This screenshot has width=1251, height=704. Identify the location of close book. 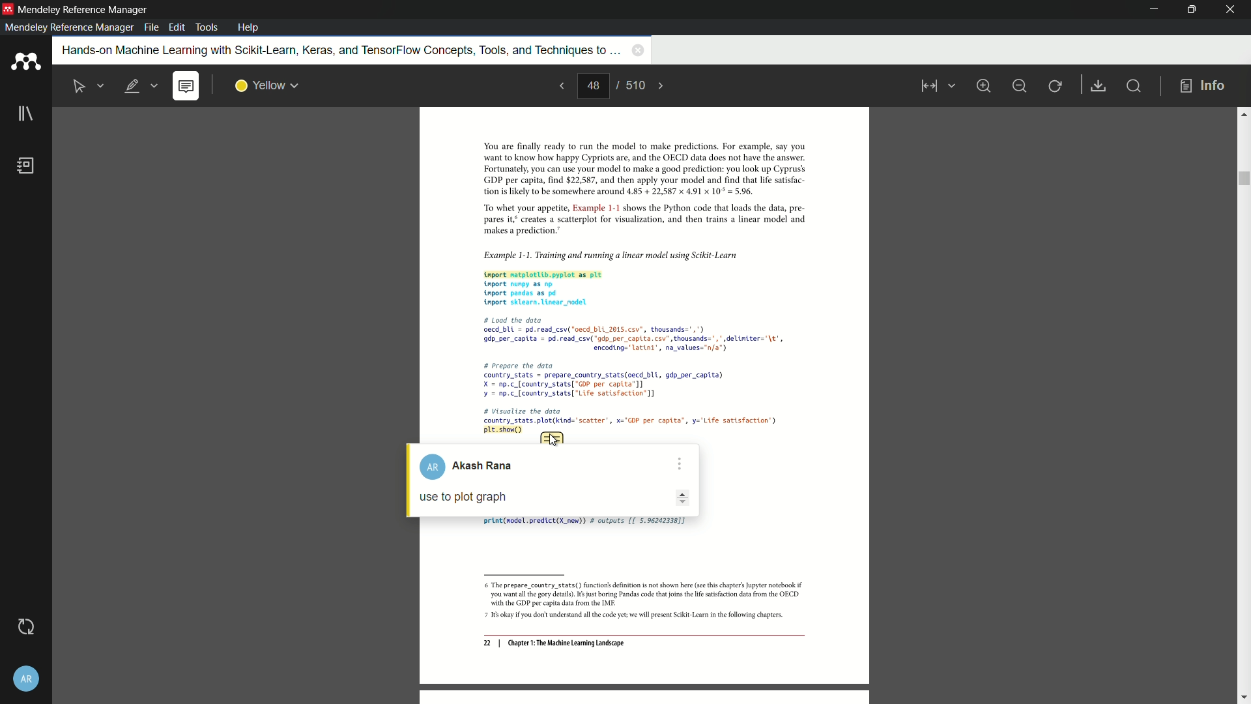
(638, 50).